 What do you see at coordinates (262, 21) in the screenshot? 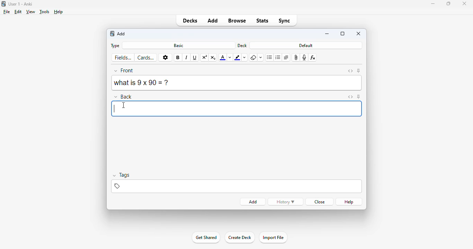
I see `stats` at bounding box center [262, 21].